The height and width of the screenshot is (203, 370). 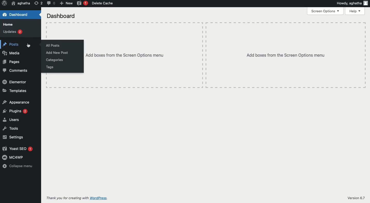 What do you see at coordinates (16, 90) in the screenshot?
I see `Templates` at bounding box center [16, 90].